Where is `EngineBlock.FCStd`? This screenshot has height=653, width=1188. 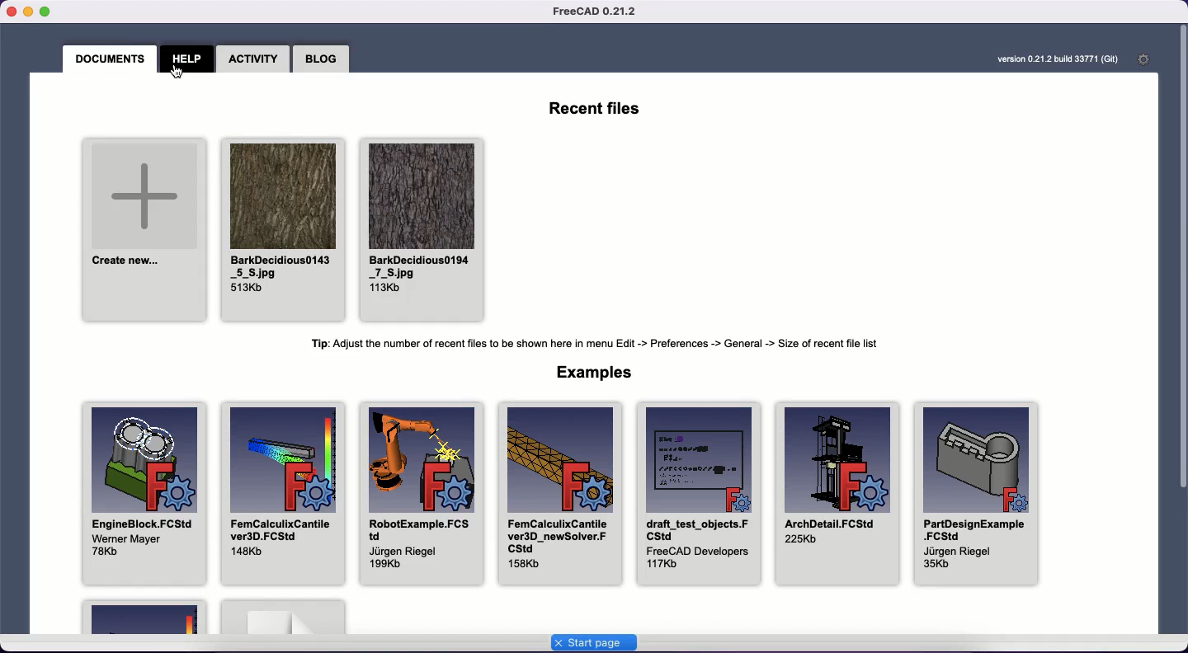
EngineBlock.FCStd is located at coordinates (142, 496).